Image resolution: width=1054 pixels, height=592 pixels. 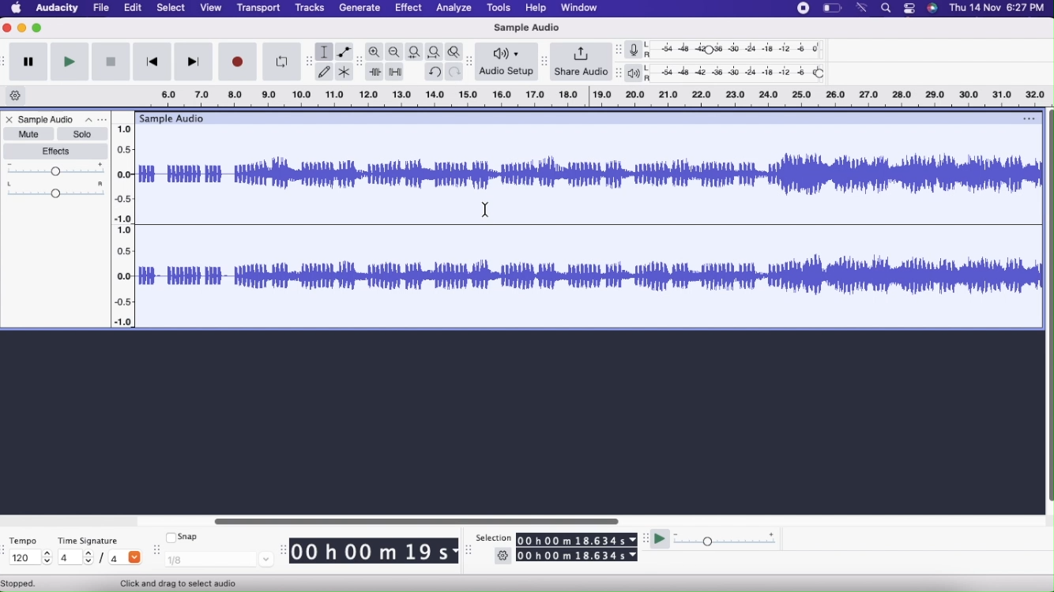 What do you see at coordinates (578, 539) in the screenshot?
I see `00 h 00 m 18.634 s` at bounding box center [578, 539].